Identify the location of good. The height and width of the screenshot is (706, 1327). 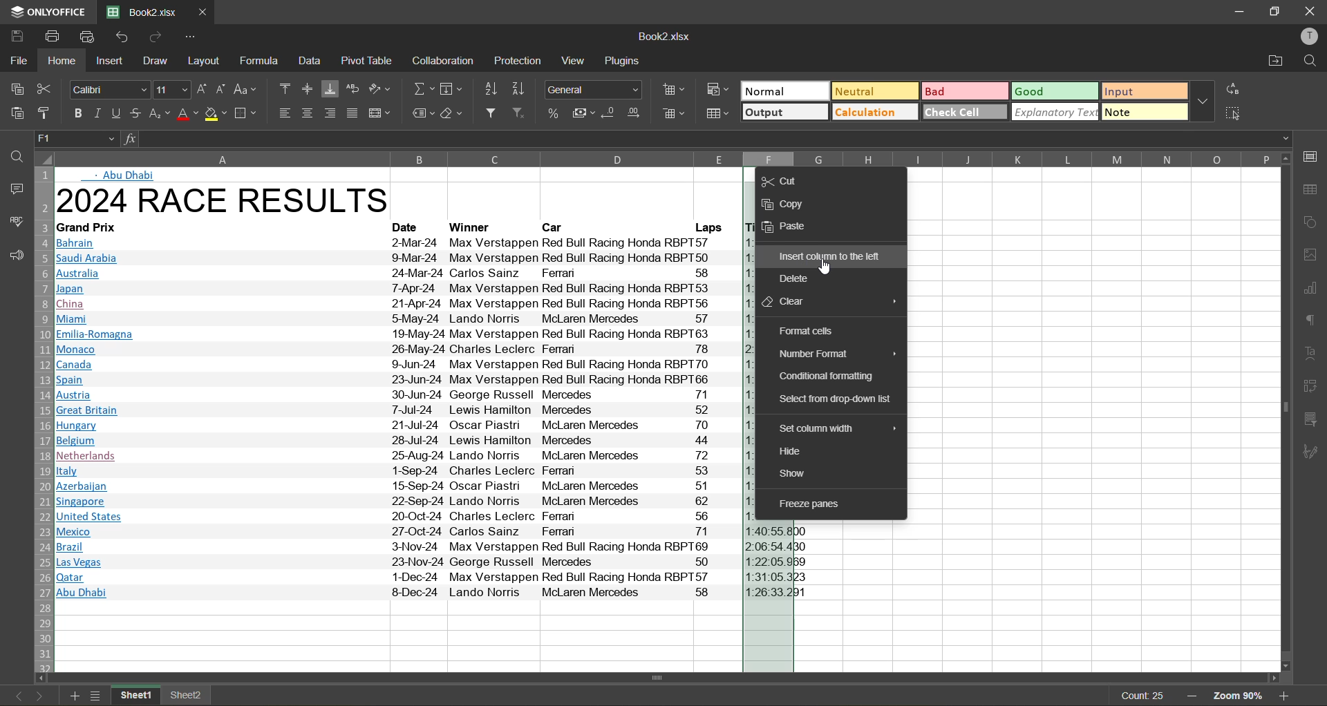
(1053, 92).